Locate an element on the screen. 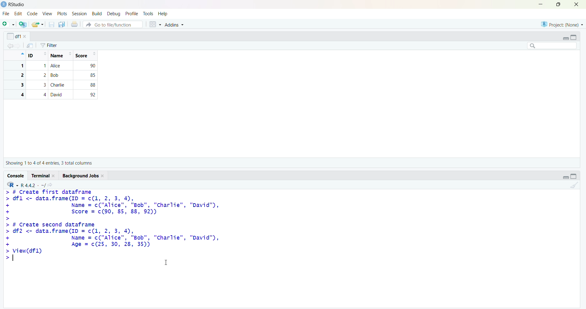  Go to file/function is located at coordinates (113, 24).